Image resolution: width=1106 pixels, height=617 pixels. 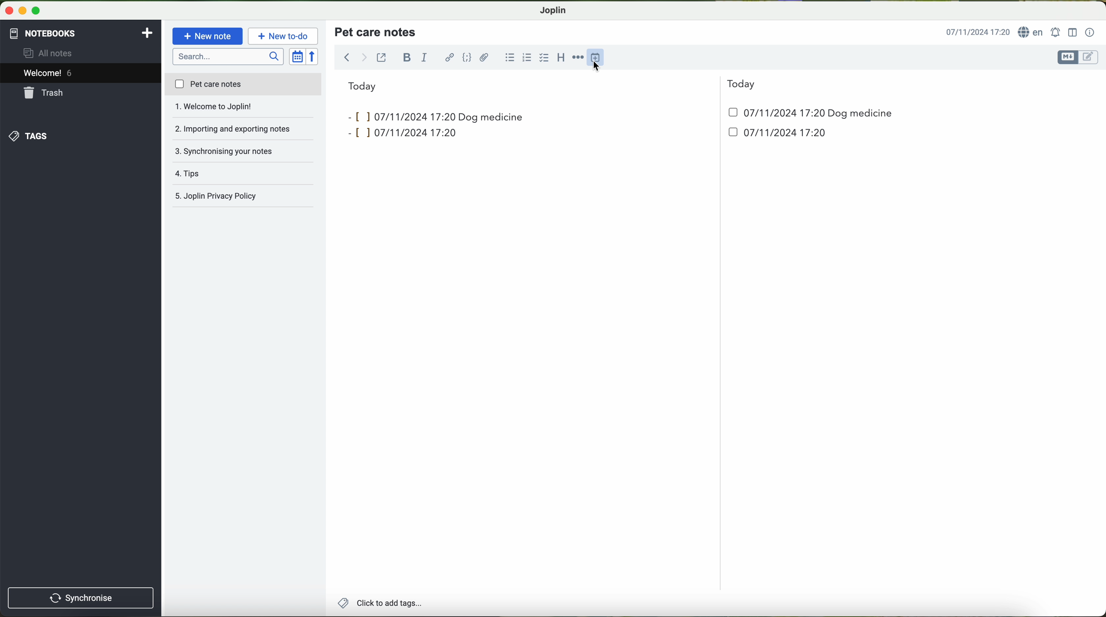 I want to click on date and hour, so click(x=770, y=116).